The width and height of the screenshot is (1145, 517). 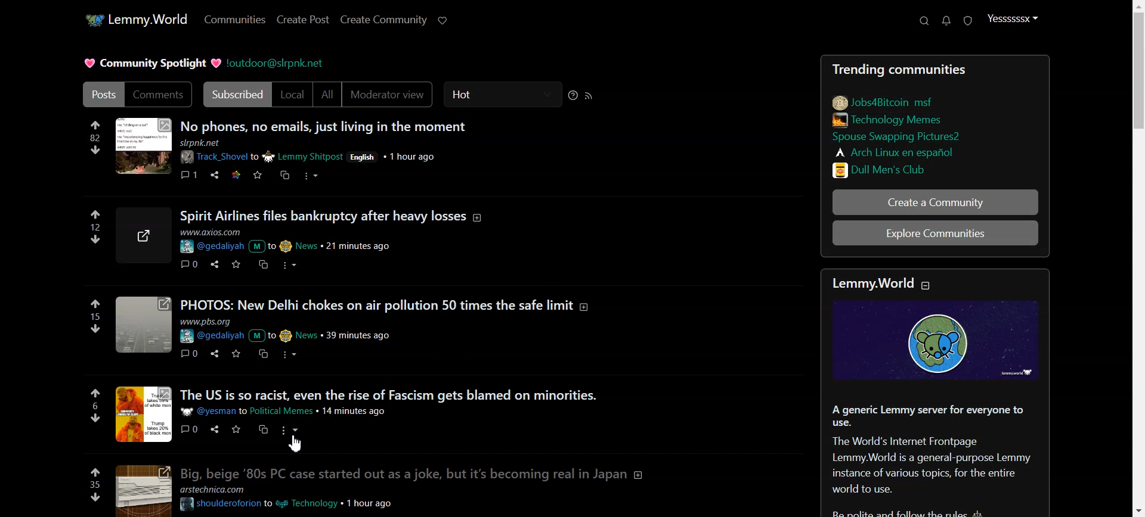 What do you see at coordinates (144, 414) in the screenshot?
I see `post picture` at bounding box center [144, 414].